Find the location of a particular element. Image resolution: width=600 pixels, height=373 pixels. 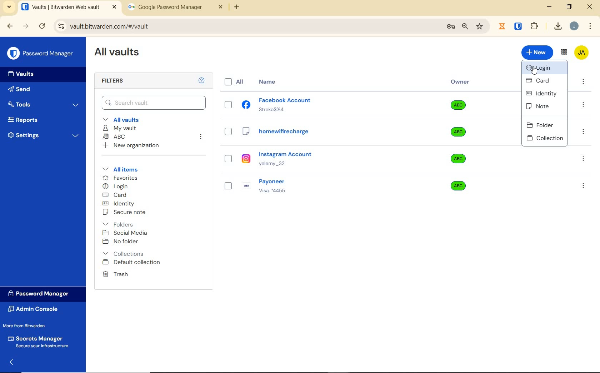

Folders is located at coordinates (119, 223).